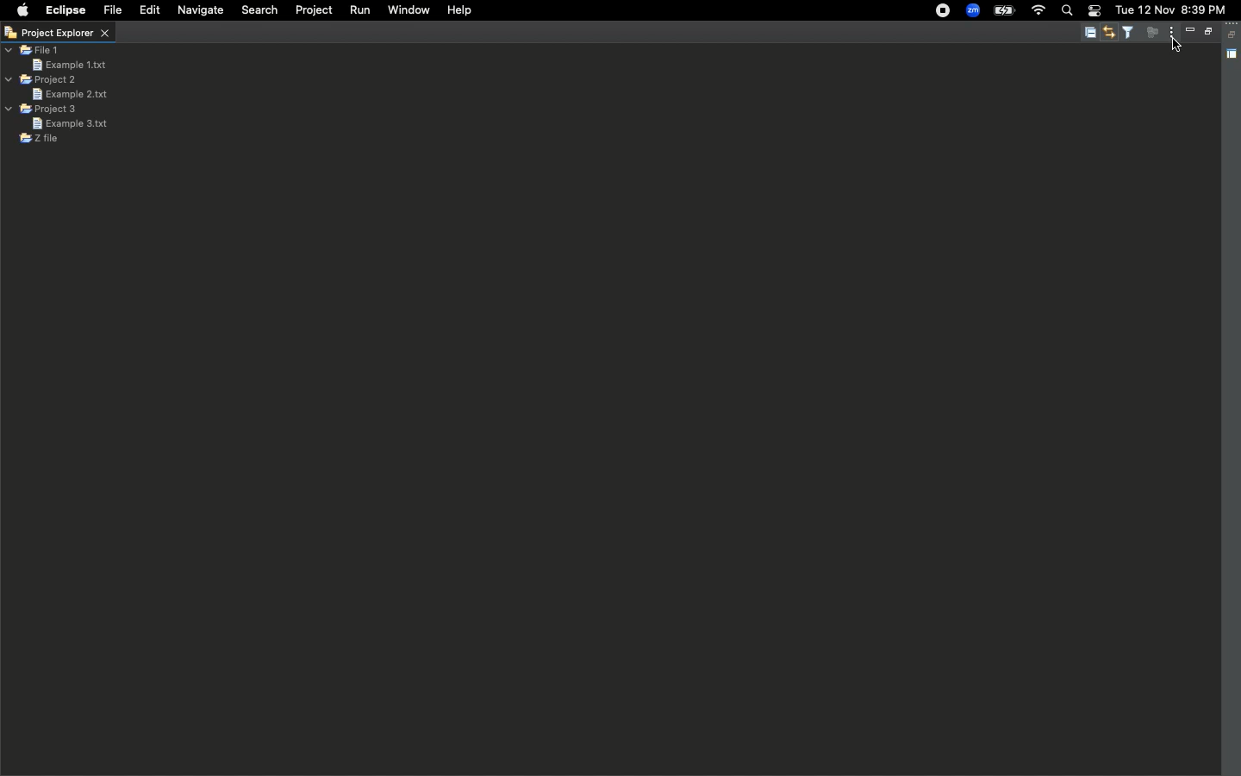  Describe the element at coordinates (1131, 32) in the screenshot. I see `Select and deselect filters ` at that location.